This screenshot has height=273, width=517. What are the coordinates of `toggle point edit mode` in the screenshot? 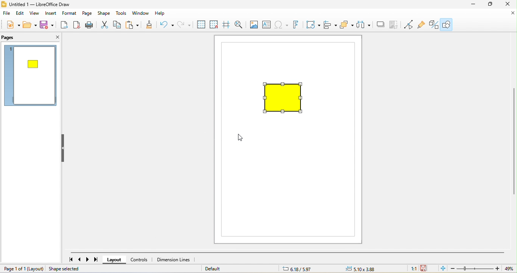 It's located at (410, 25).